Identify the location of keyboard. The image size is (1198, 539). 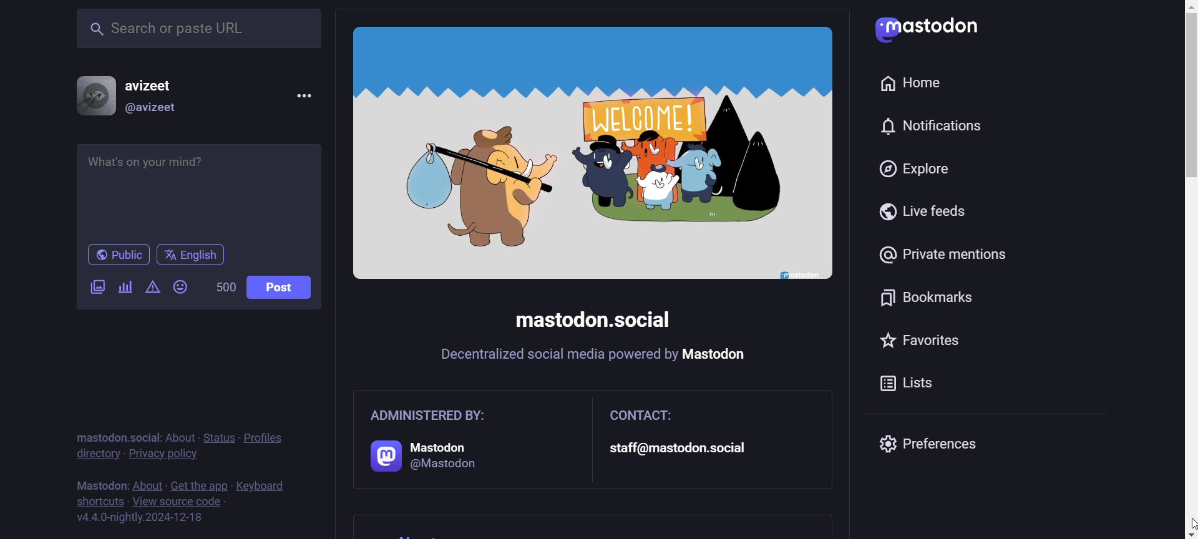
(264, 484).